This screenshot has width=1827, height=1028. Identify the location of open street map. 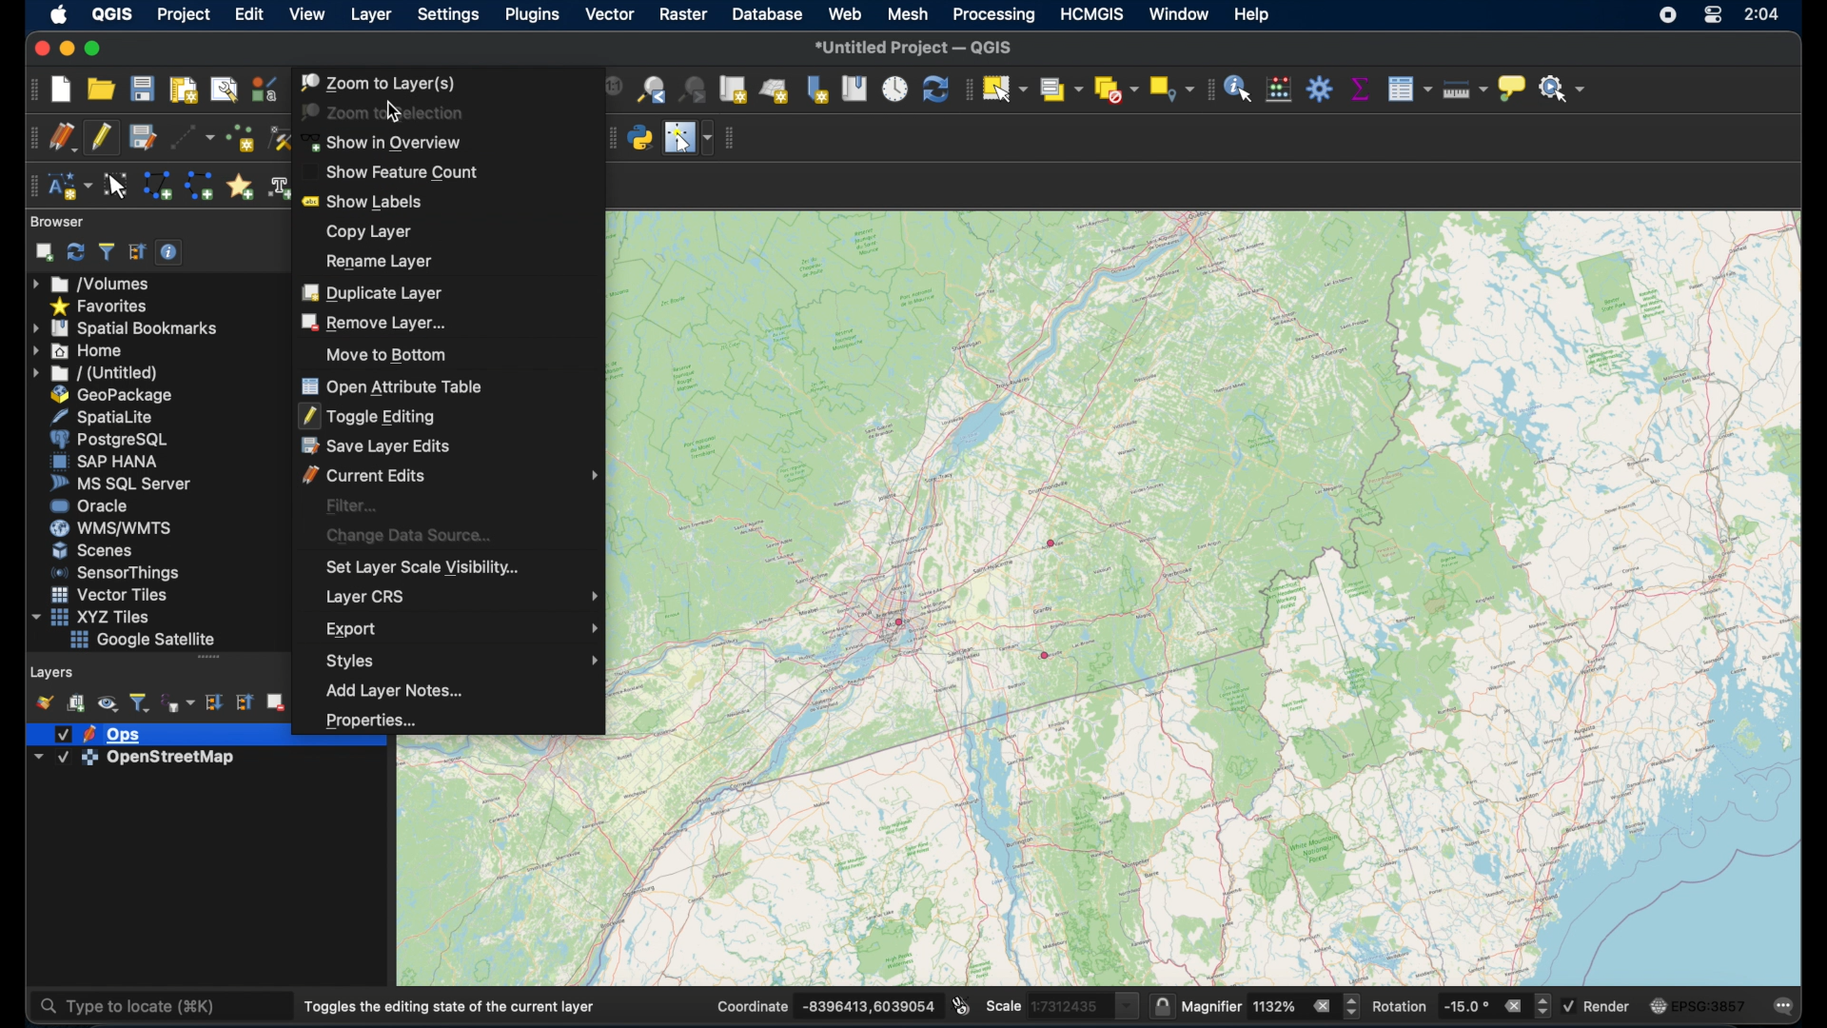
(893, 653).